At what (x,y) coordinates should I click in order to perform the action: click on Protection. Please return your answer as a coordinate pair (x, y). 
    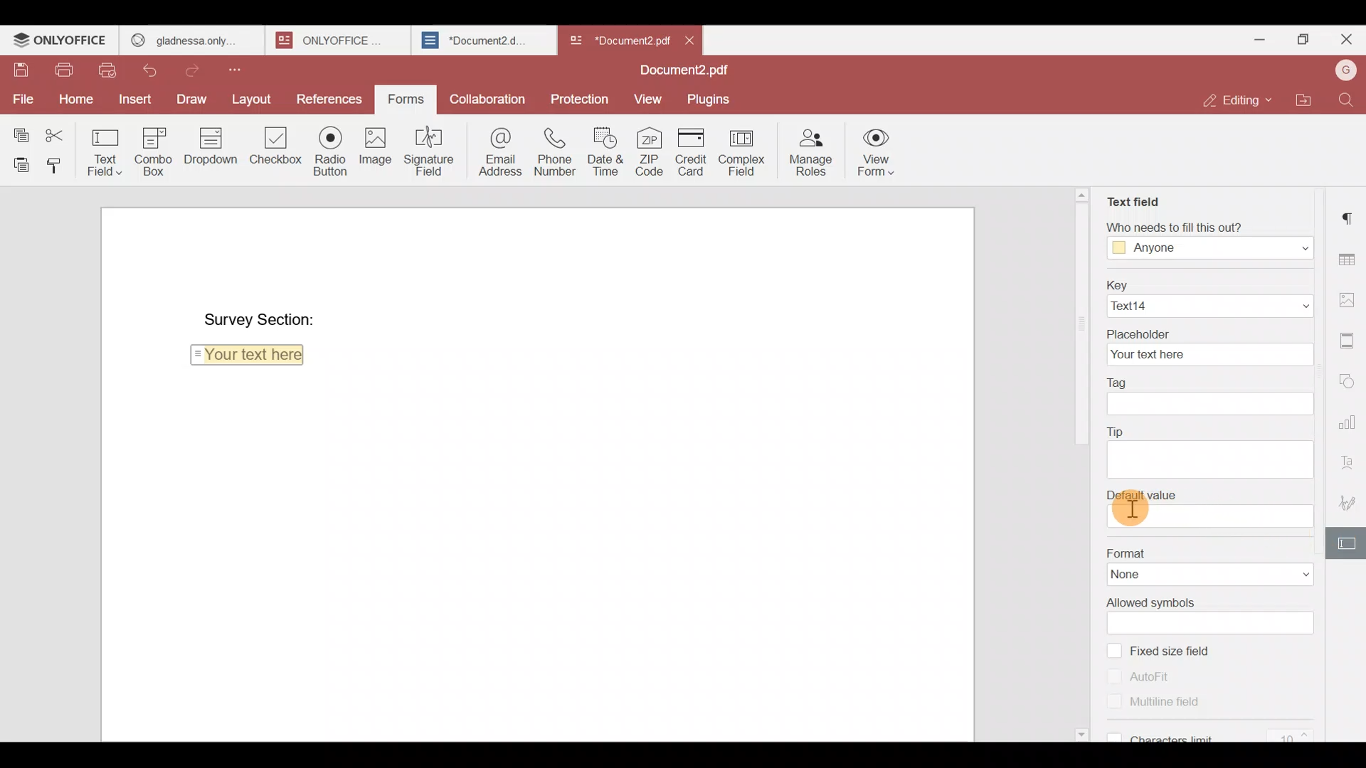
    Looking at the image, I should click on (581, 97).